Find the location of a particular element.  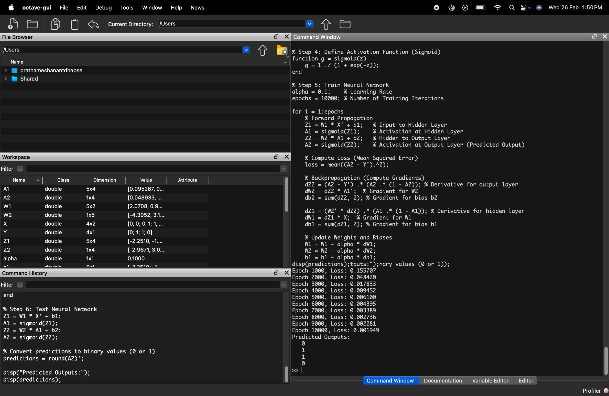

B5x2 is located at coordinates (92, 206).